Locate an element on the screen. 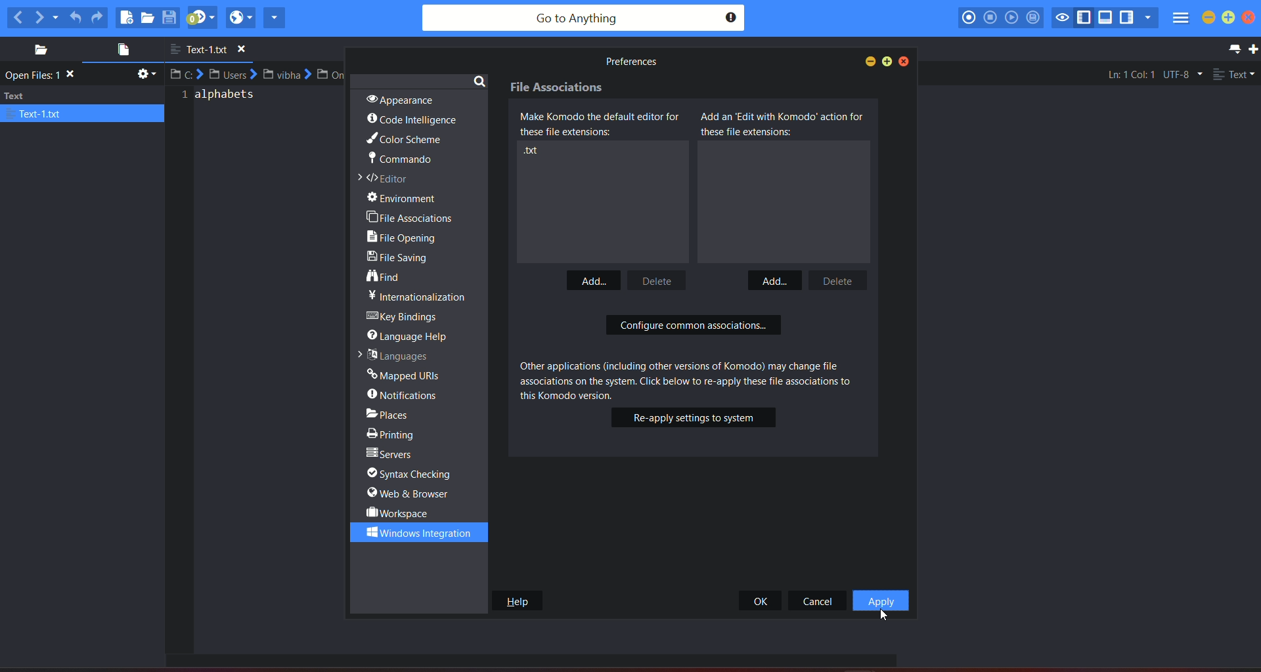 The width and height of the screenshot is (1261, 672). Cursor is located at coordinates (877, 524).